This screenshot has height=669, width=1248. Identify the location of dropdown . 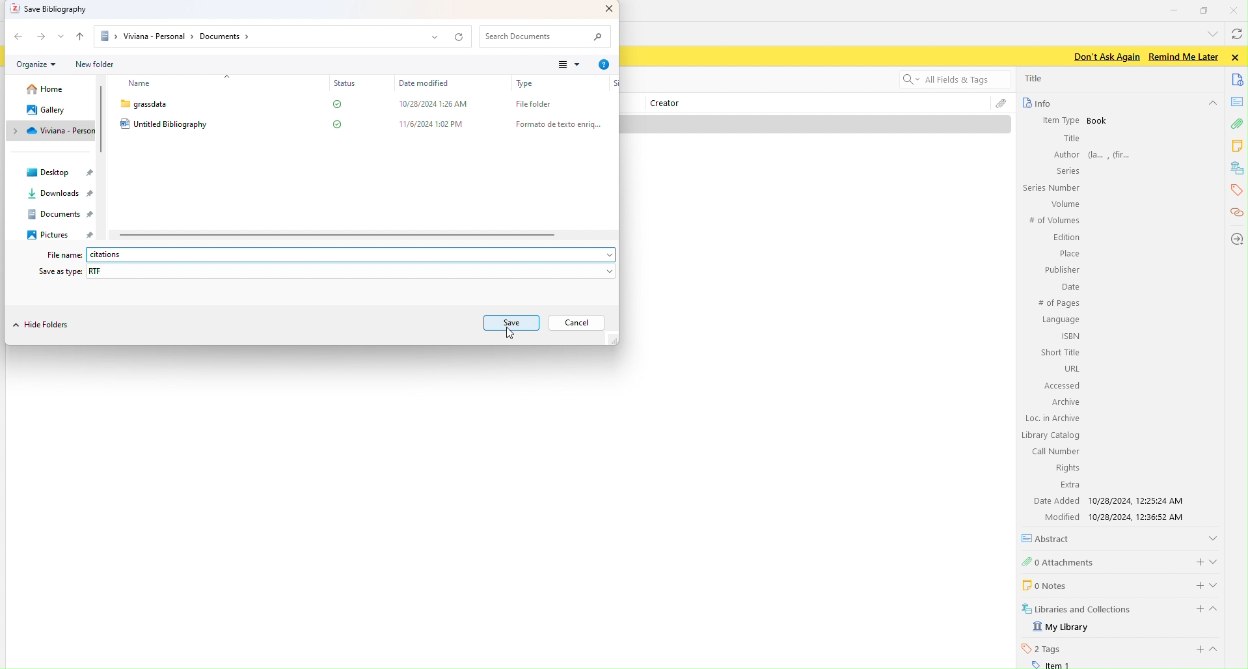
(606, 272).